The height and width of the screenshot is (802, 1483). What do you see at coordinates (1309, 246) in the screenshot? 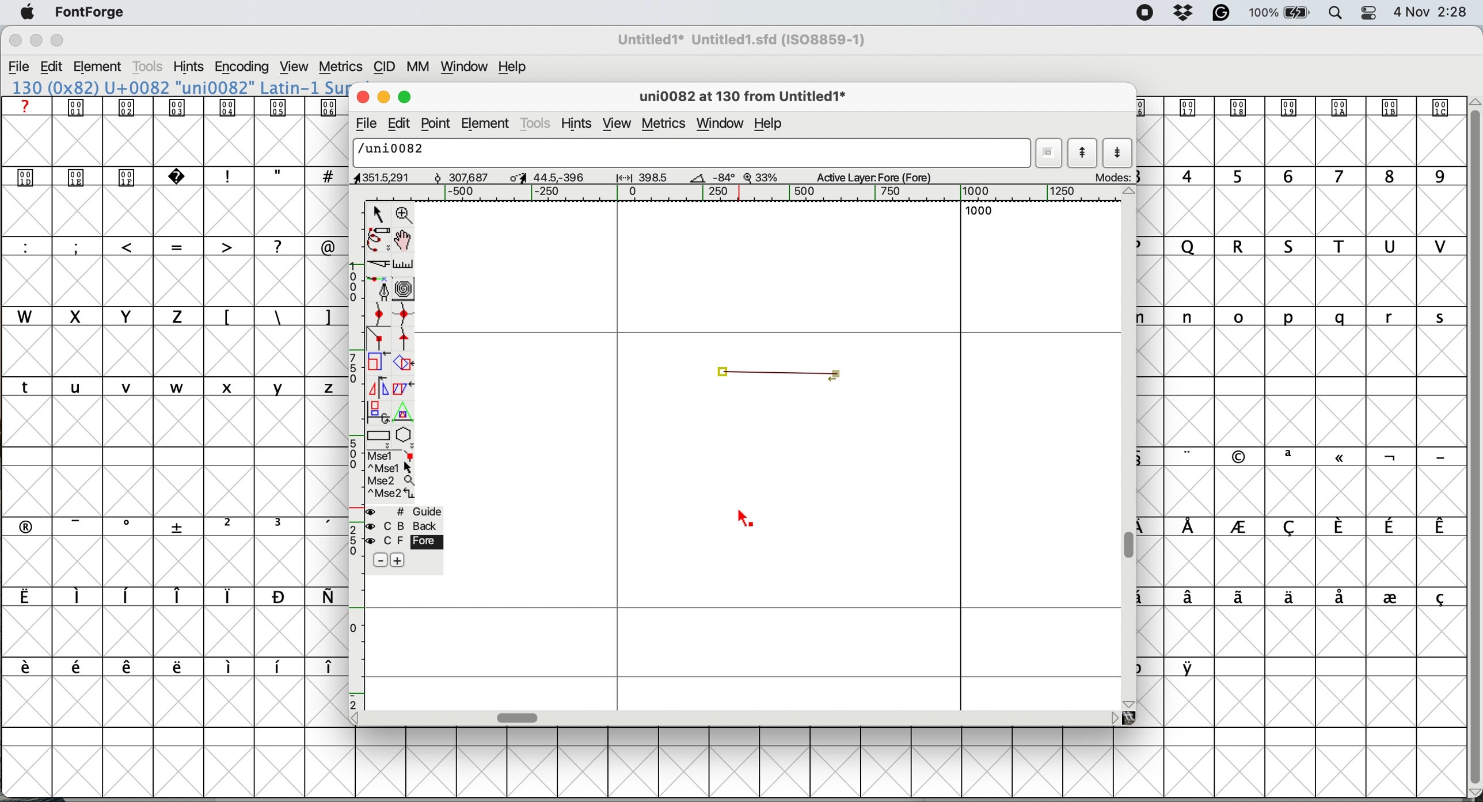
I see `uppercase letters` at bounding box center [1309, 246].